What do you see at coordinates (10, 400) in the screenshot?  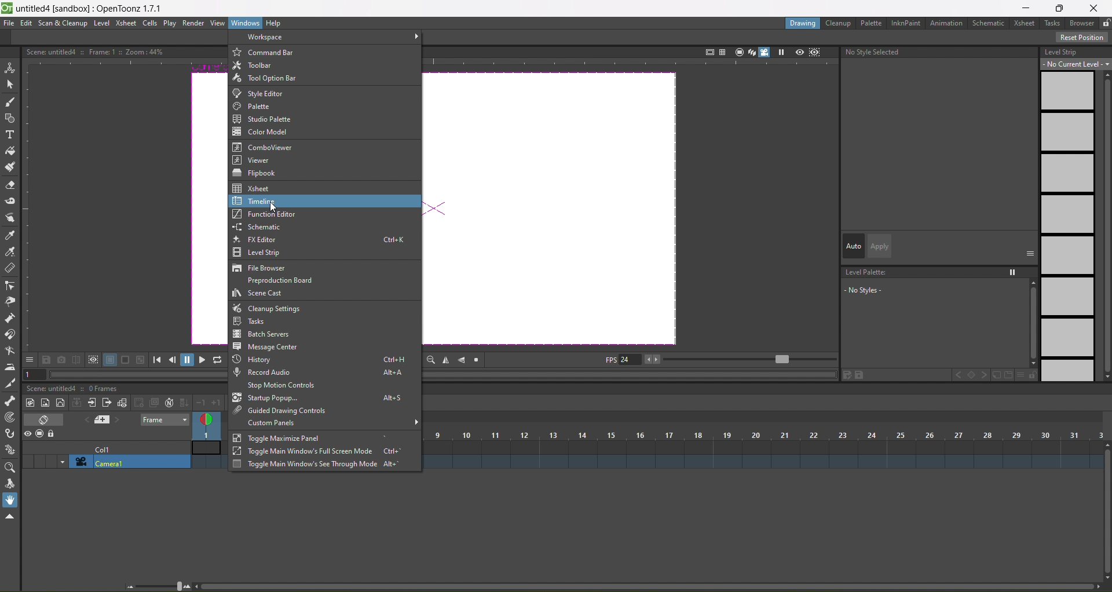 I see `skeleton tool` at bounding box center [10, 400].